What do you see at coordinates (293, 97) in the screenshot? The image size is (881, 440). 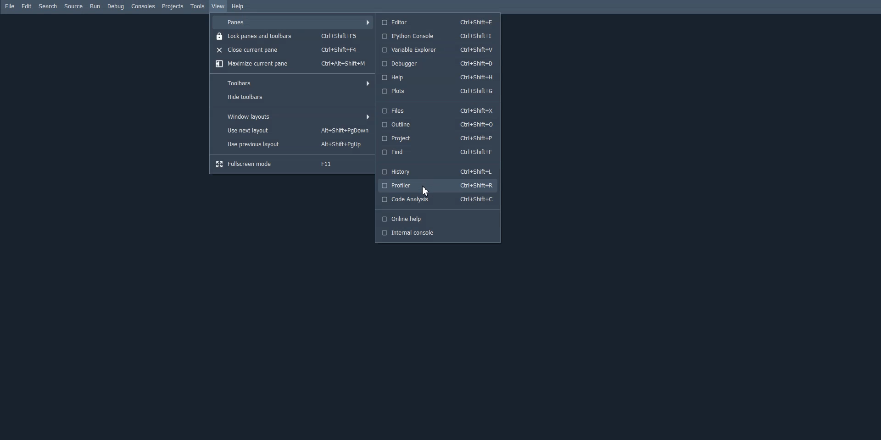 I see `Hide toolbars` at bounding box center [293, 97].